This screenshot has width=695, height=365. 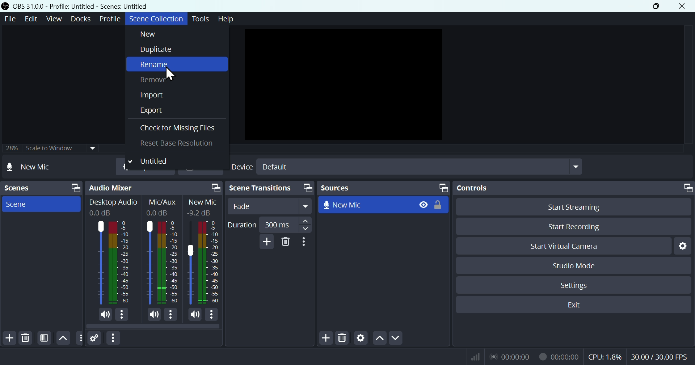 I want to click on Down, so click(x=398, y=337).